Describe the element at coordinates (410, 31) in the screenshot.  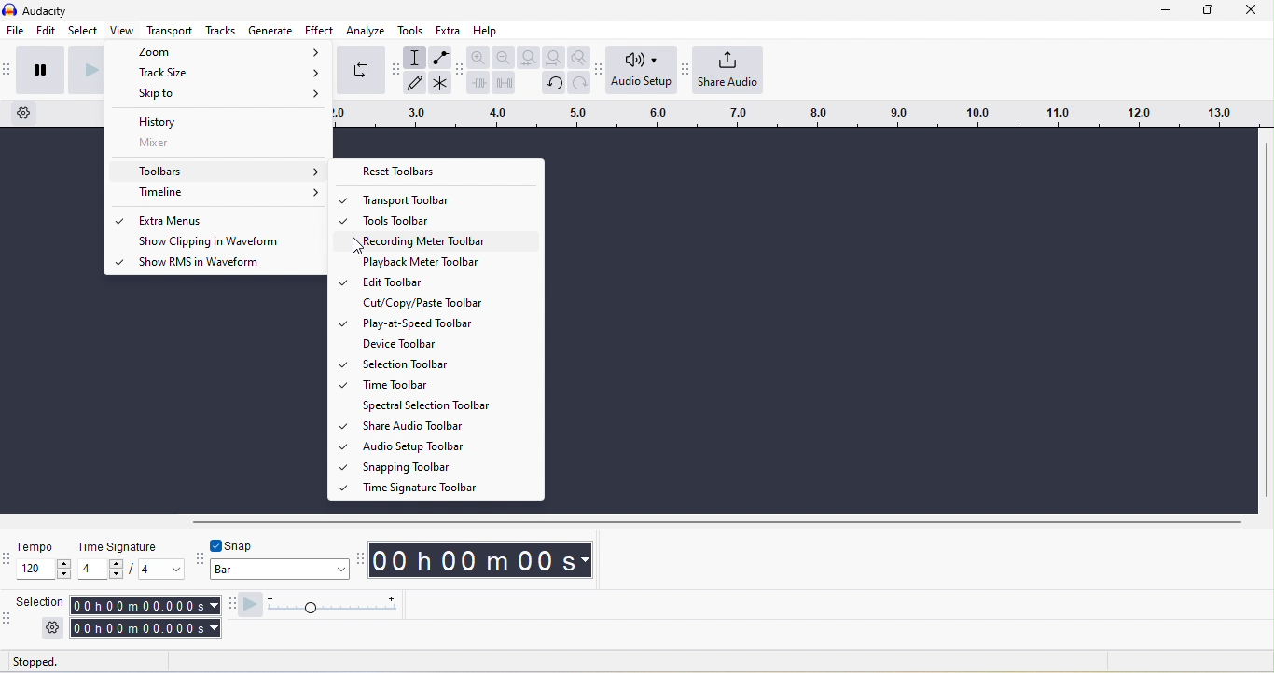
I see `tools` at that location.